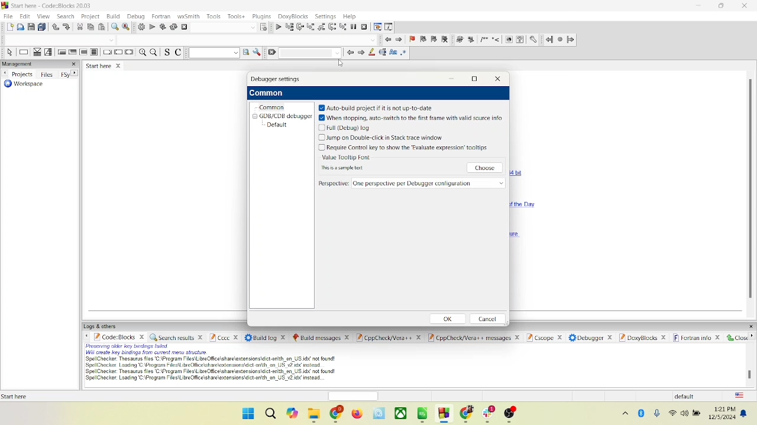 The width and height of the screenshot is (757, 425). What do you see at coordinates (354, 27) in the screenshot?
I see `break debugger` at bounding box center [354, 27].